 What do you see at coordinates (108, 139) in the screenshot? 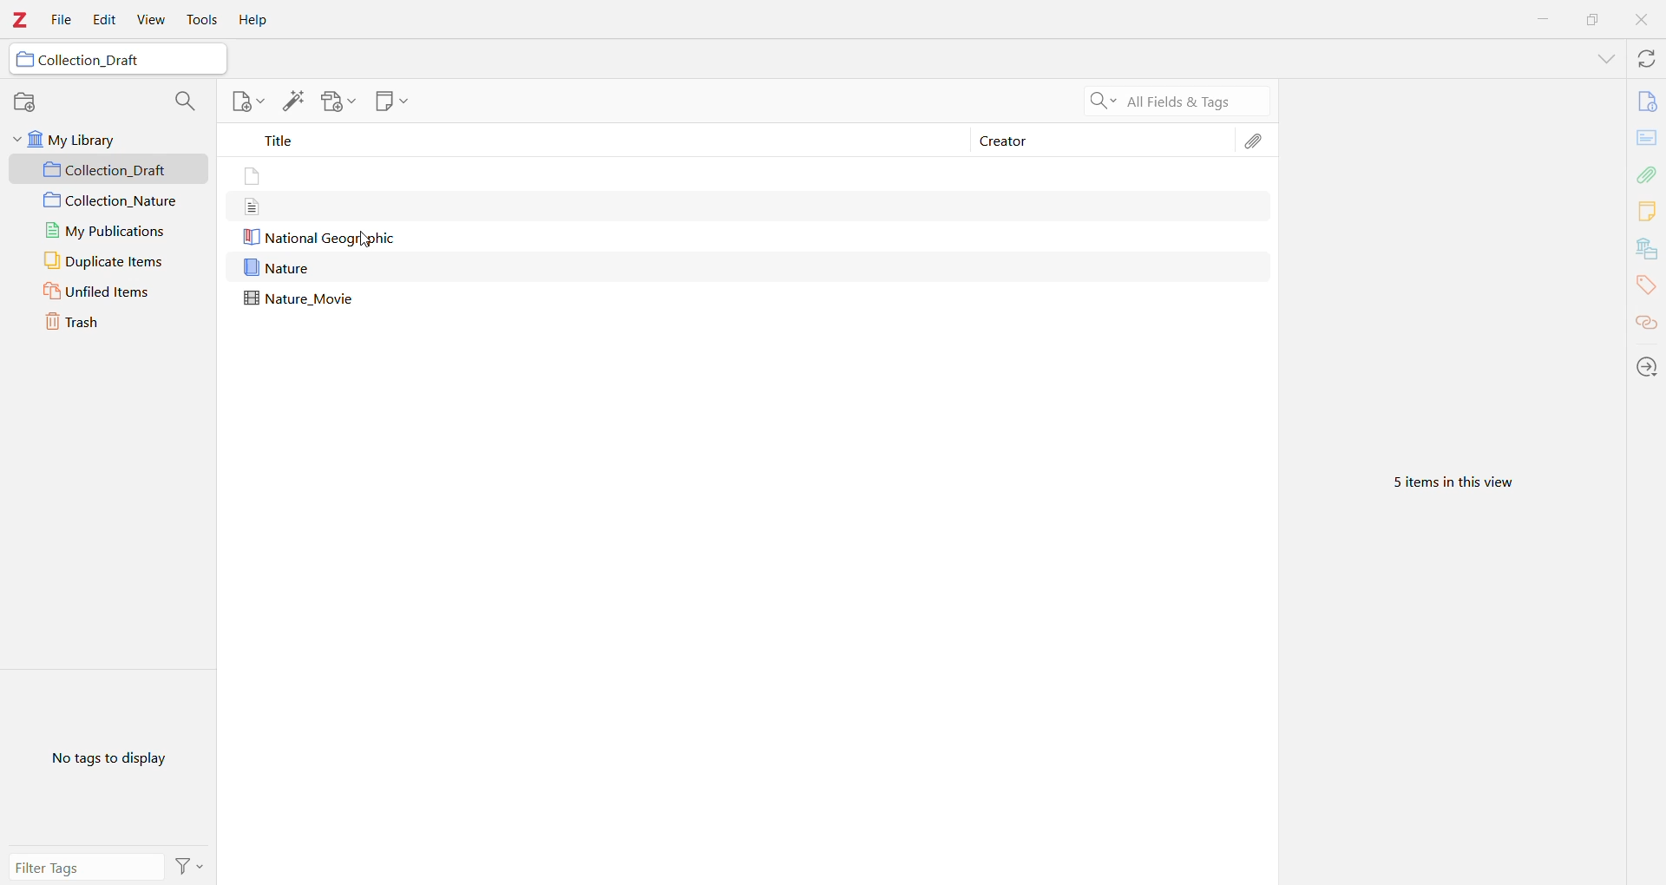
I see `My Library` at bounding box center [108, 139].